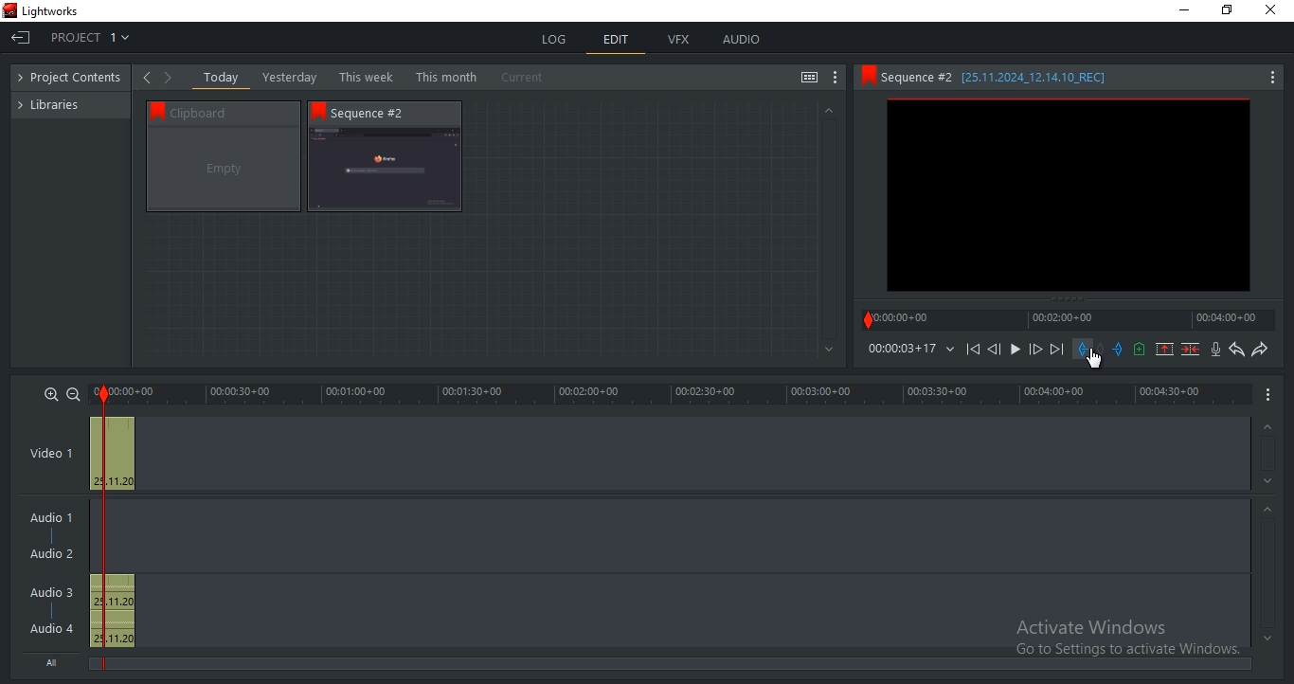 The width and height of the screenshot is (1294, 684). Describe the element at coordinates (617, 42) in the screenshot. I see `edit` at that location.